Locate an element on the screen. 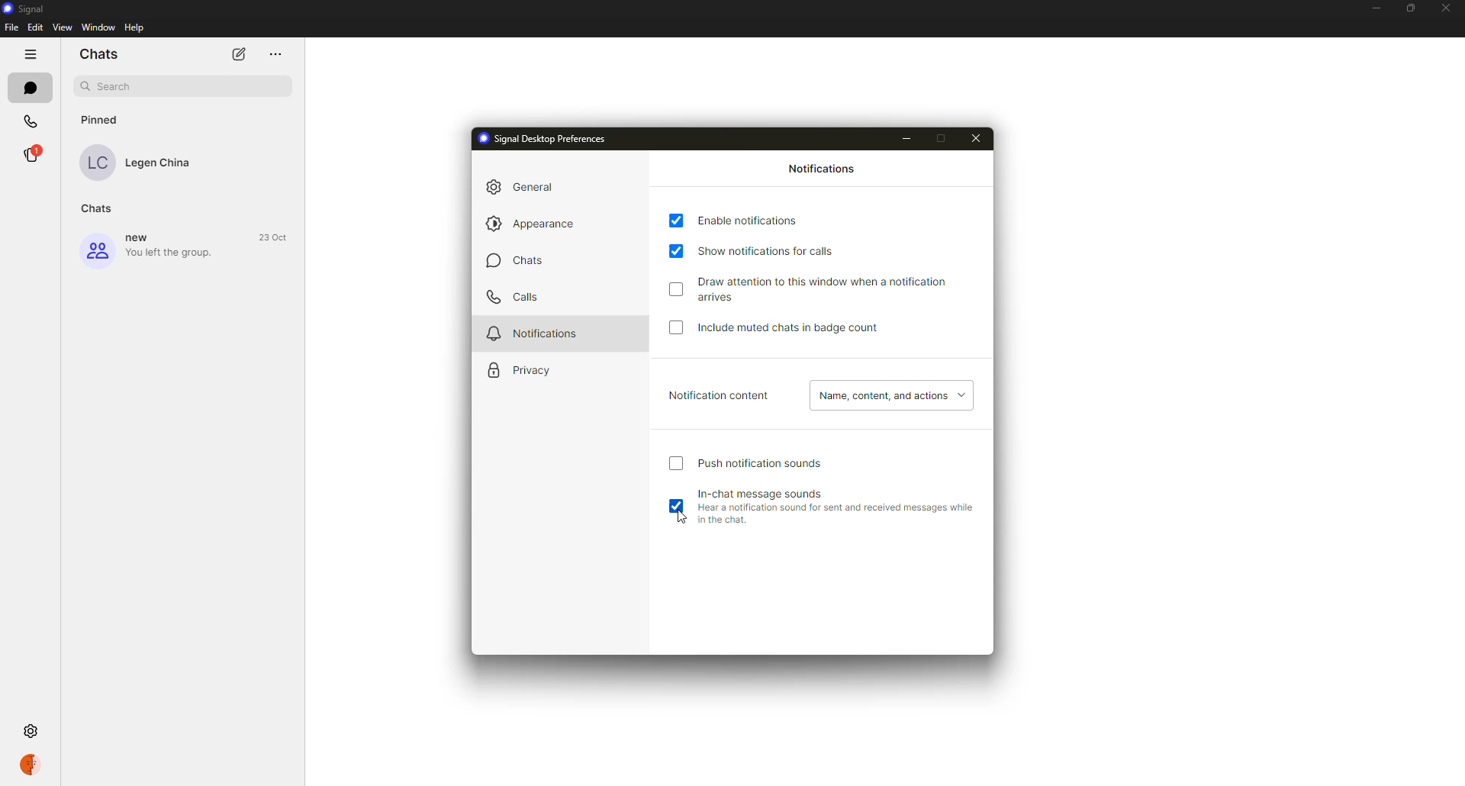 This screenshot has height=786, width=1465. group icon is located at coordinates (98, 250).